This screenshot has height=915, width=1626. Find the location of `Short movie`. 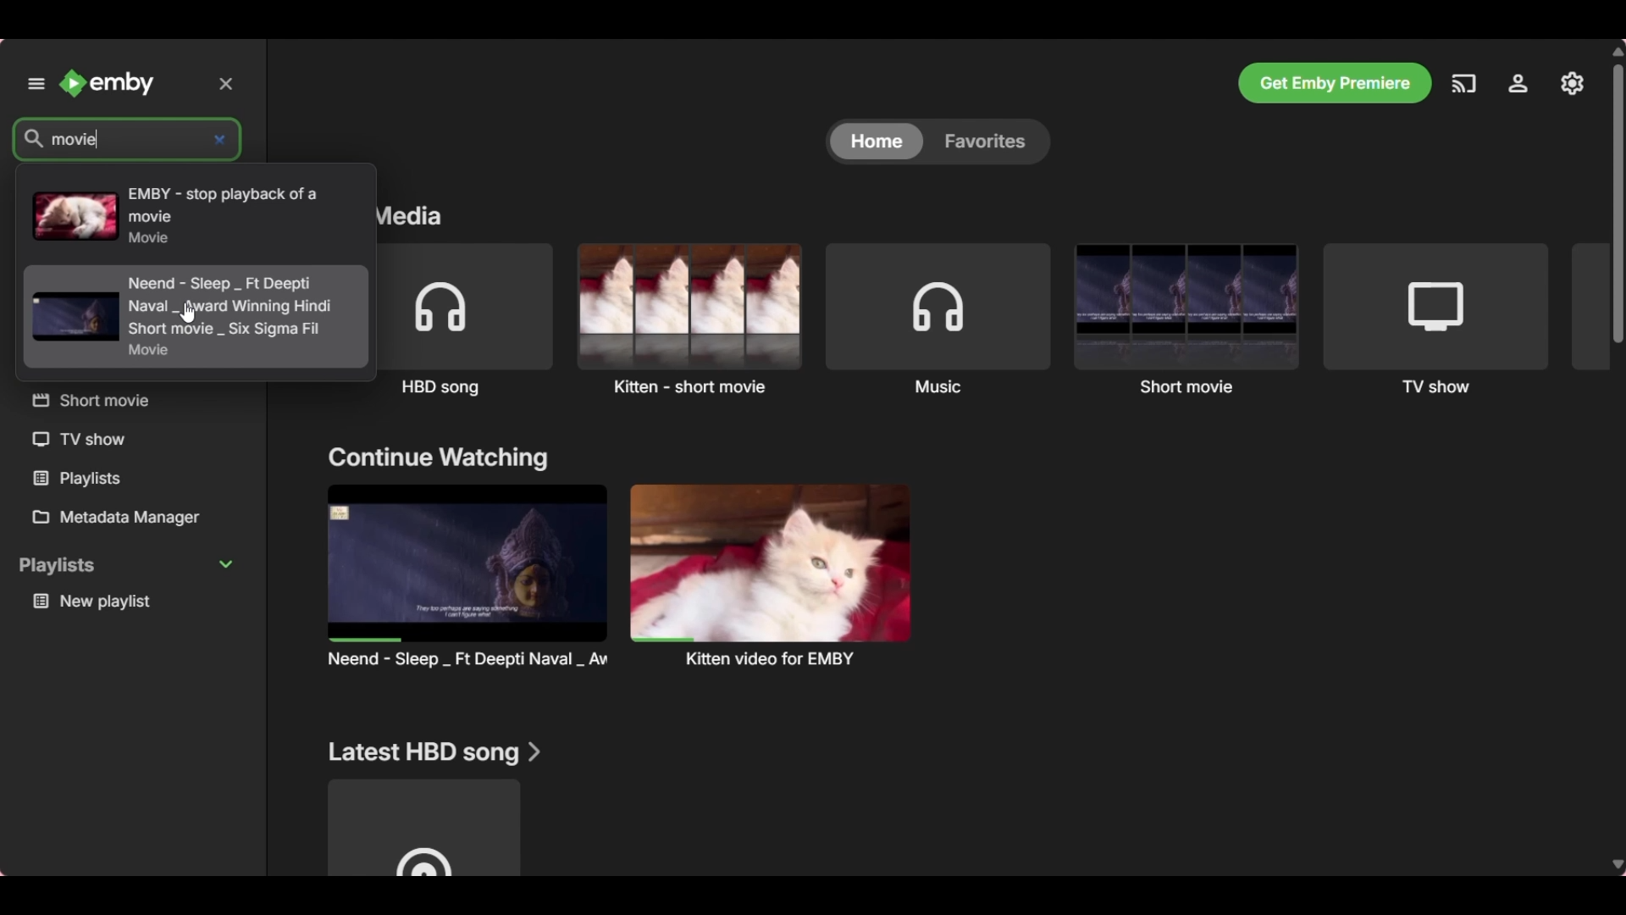

Short movie is located at coordinates (1187, 318).